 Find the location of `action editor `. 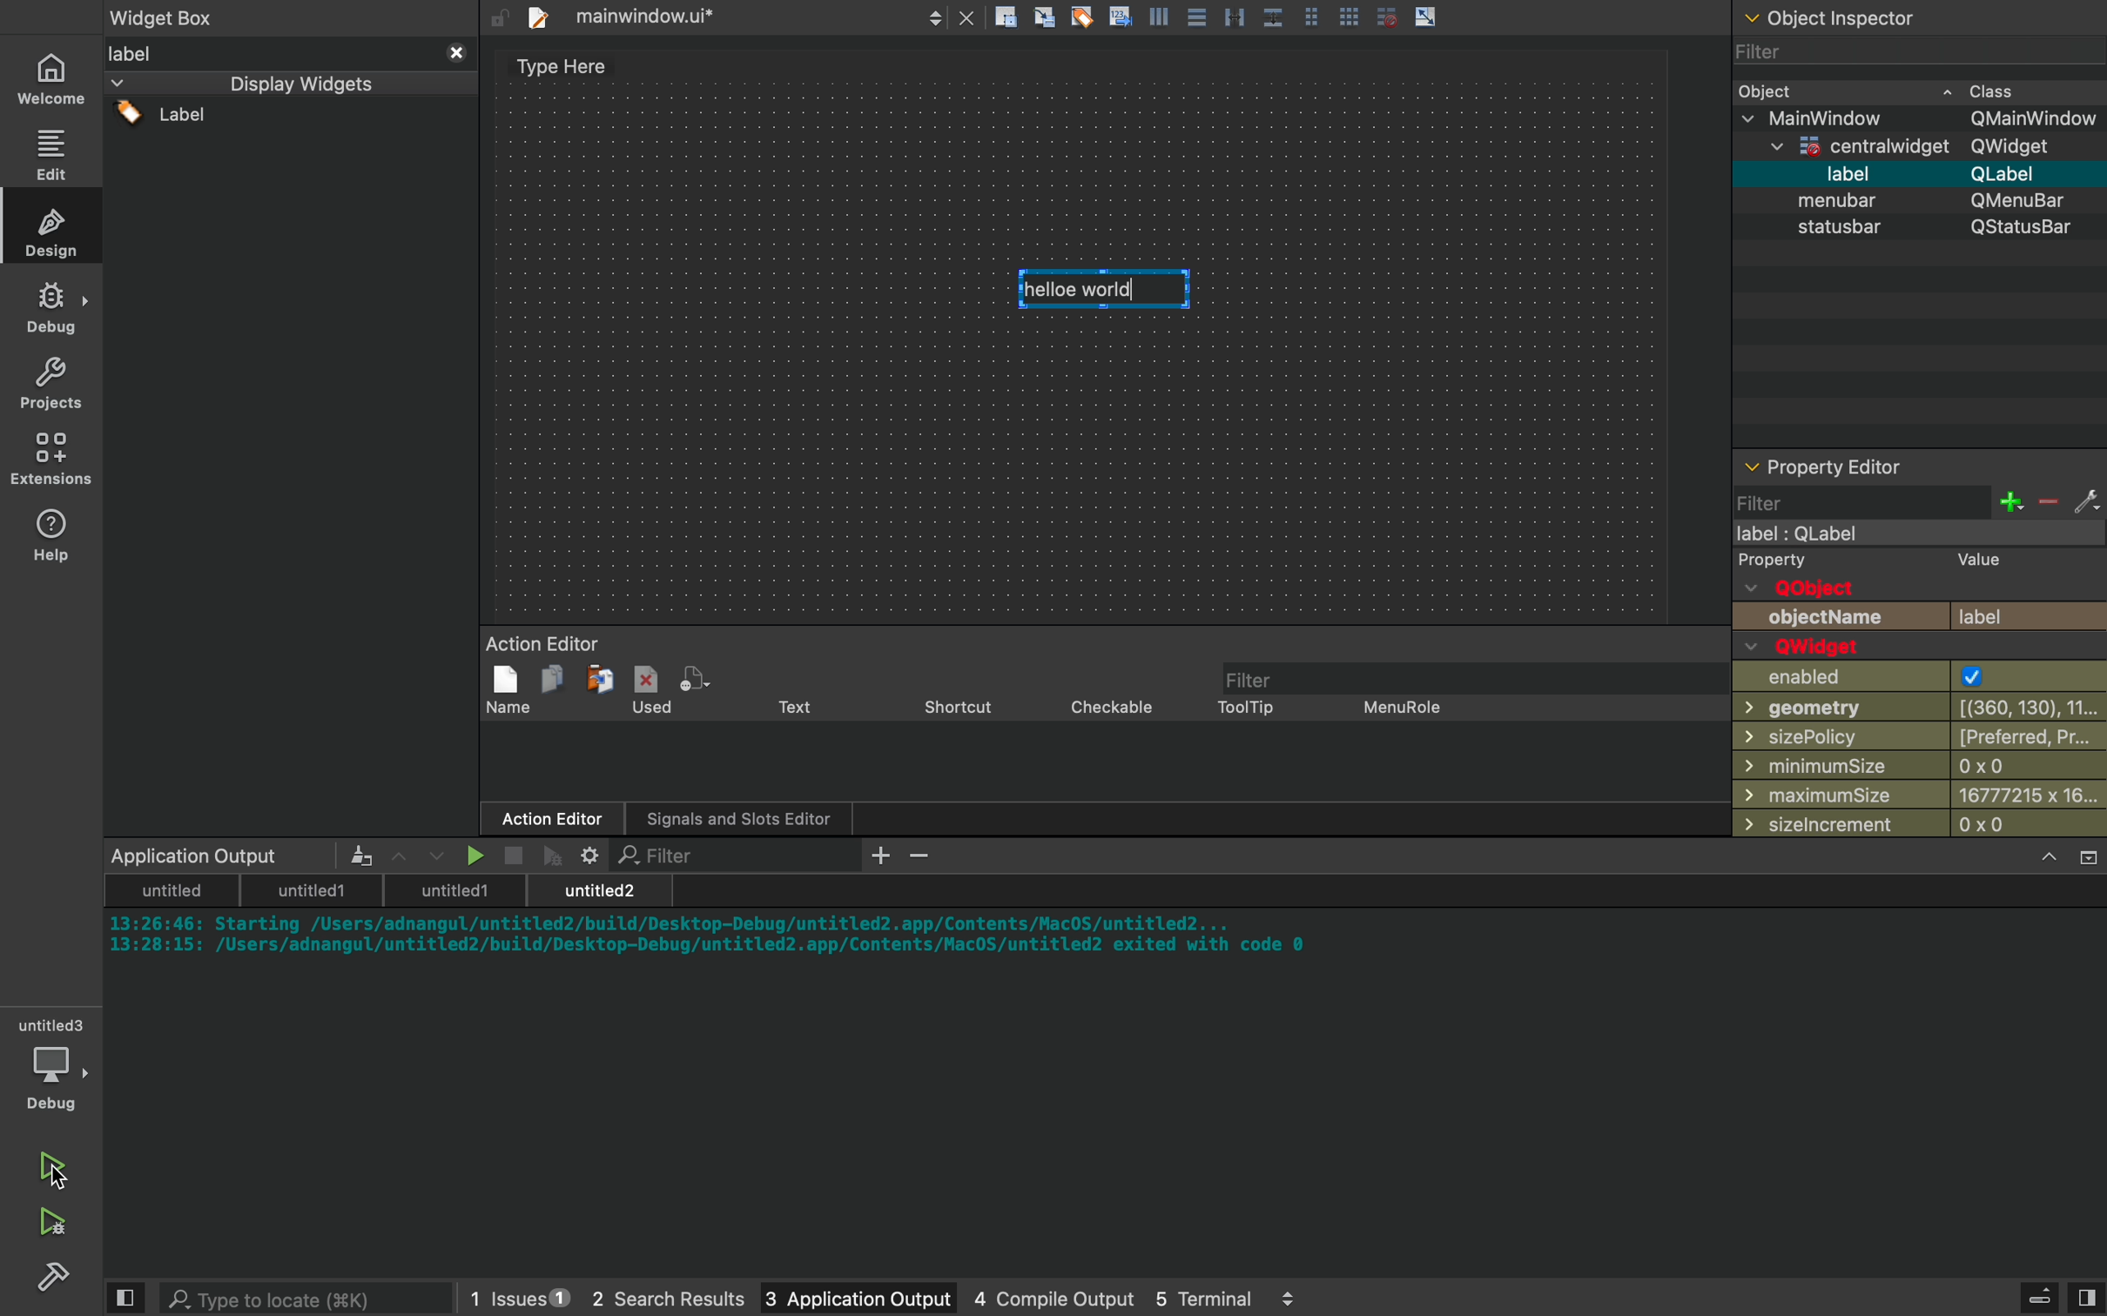

action editor  is located at coordinates (1098, 736).